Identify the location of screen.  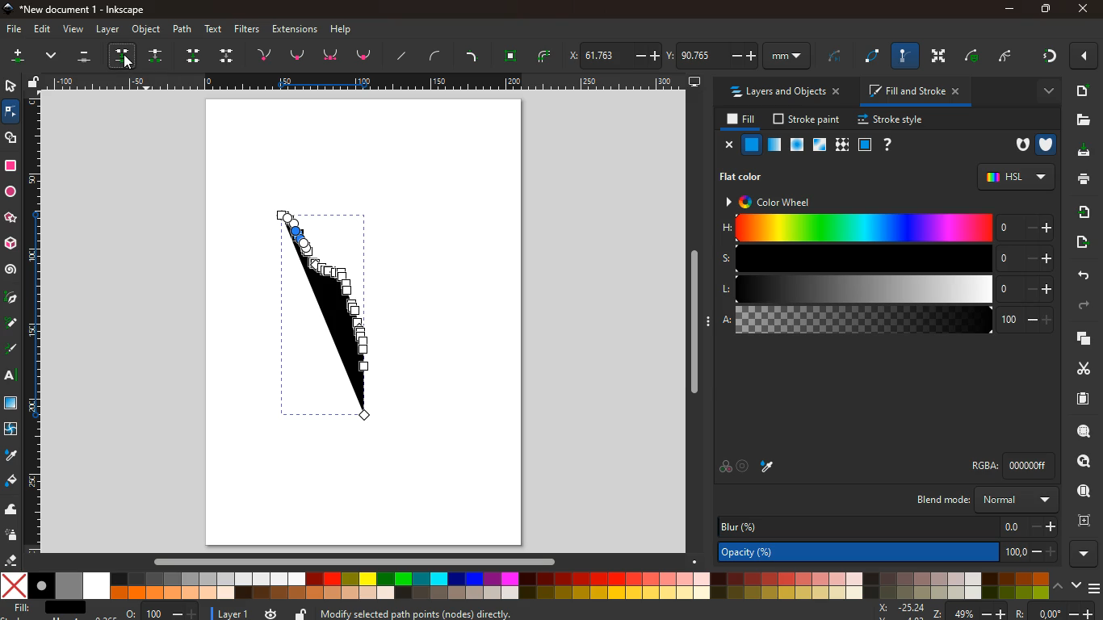
(695, 81).